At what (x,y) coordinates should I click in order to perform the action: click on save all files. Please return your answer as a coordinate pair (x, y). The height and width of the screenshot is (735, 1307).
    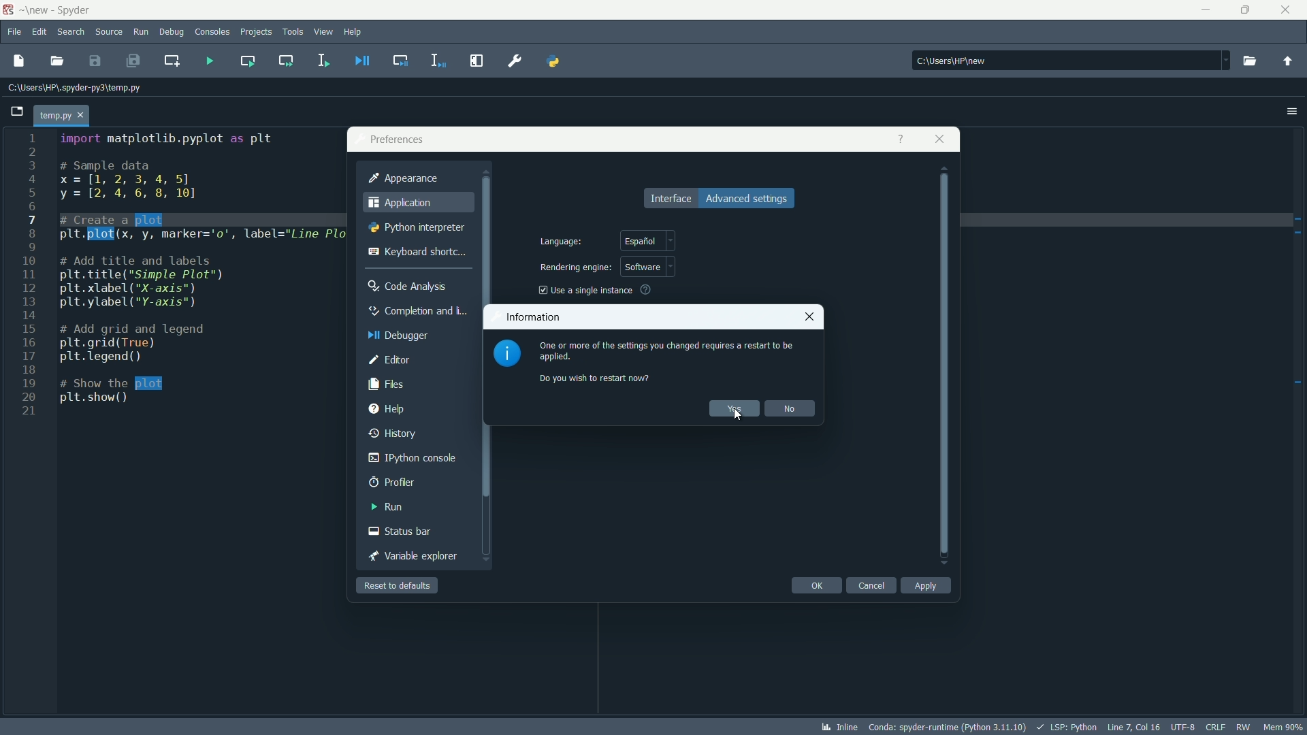
    Looking at the image, I should click on (134, 61).